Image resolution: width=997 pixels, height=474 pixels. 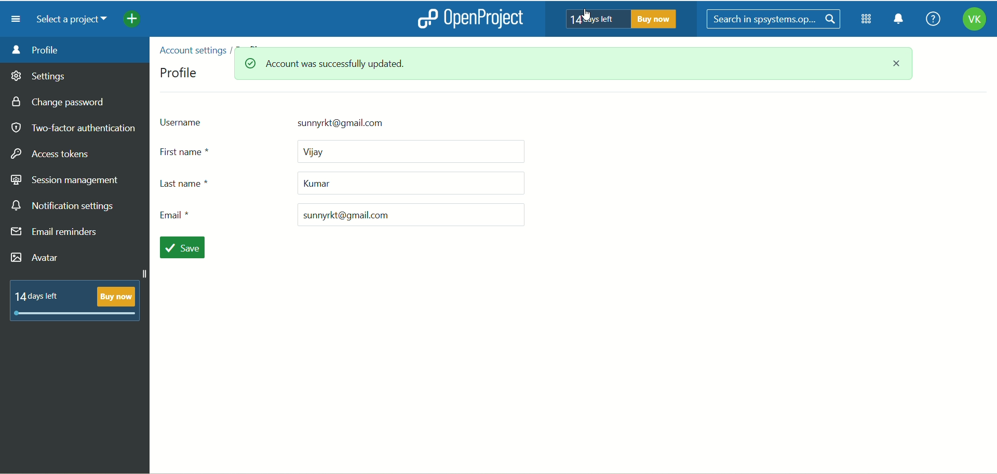 I want to click on profile, so click(x=180, y=72).